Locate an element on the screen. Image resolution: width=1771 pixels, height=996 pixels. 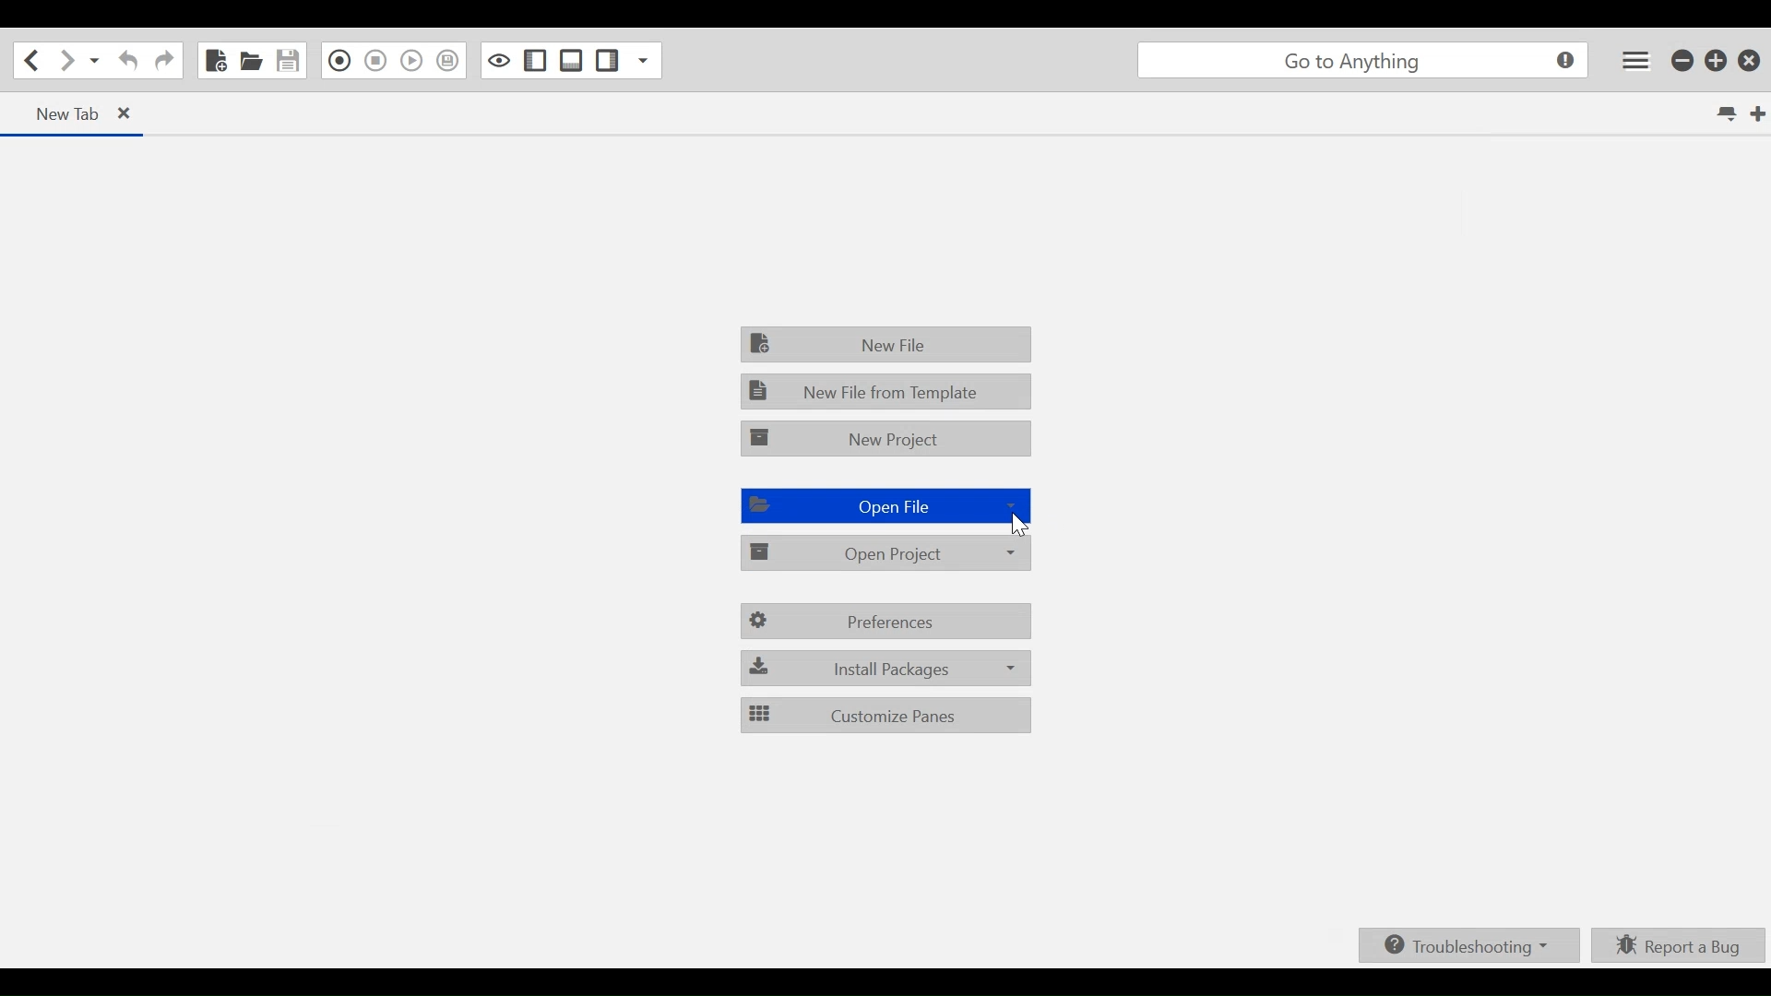
new Tab is located at coordinates (79, 114).